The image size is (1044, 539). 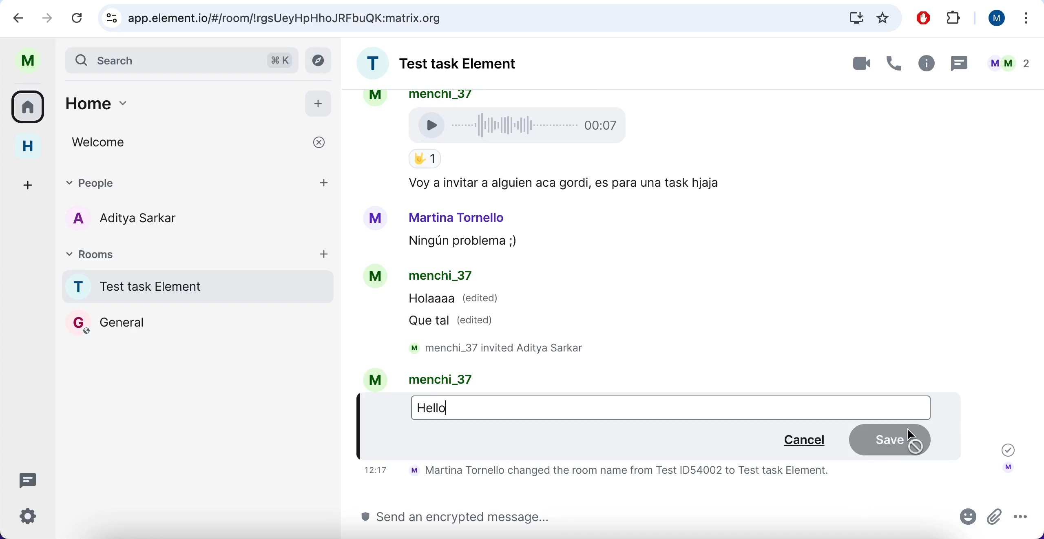 What do you see at coordinates (692, 239) in the screenshot?
I see `chat` at bounding box center [692, 239].